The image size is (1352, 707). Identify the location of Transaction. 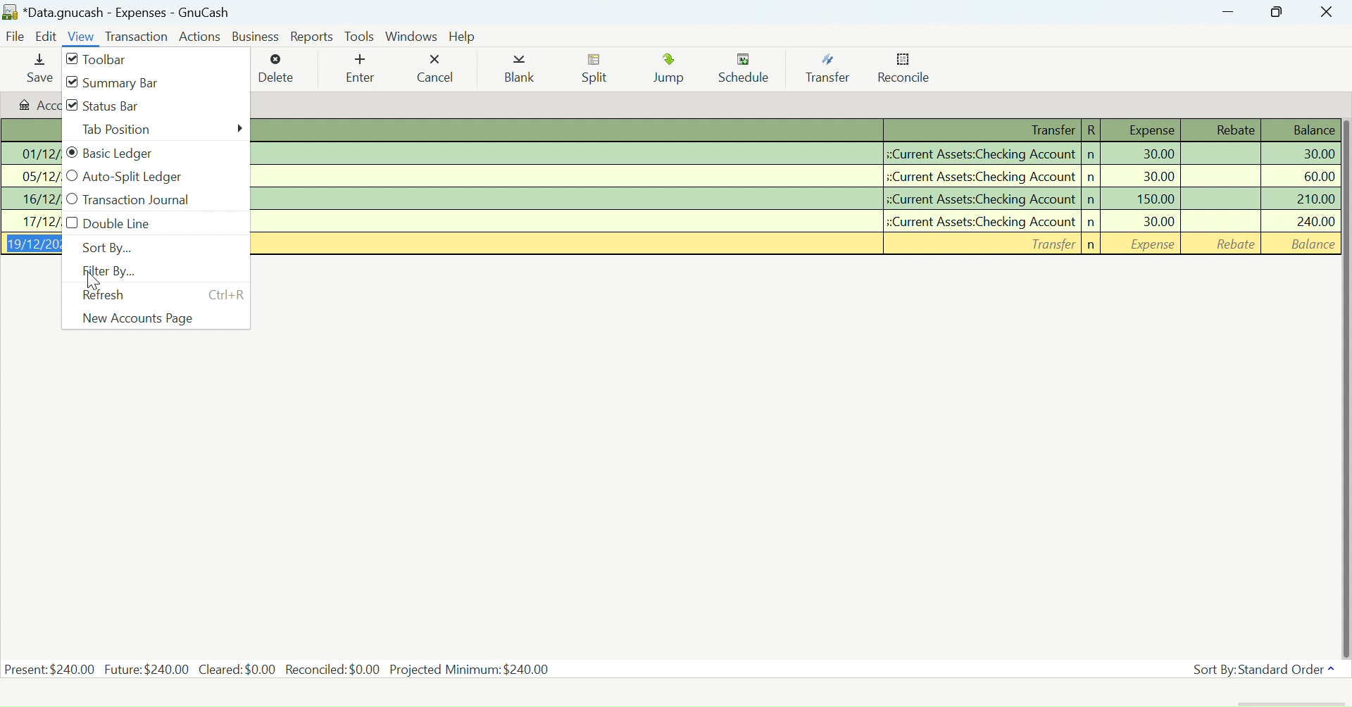
(136, 37).